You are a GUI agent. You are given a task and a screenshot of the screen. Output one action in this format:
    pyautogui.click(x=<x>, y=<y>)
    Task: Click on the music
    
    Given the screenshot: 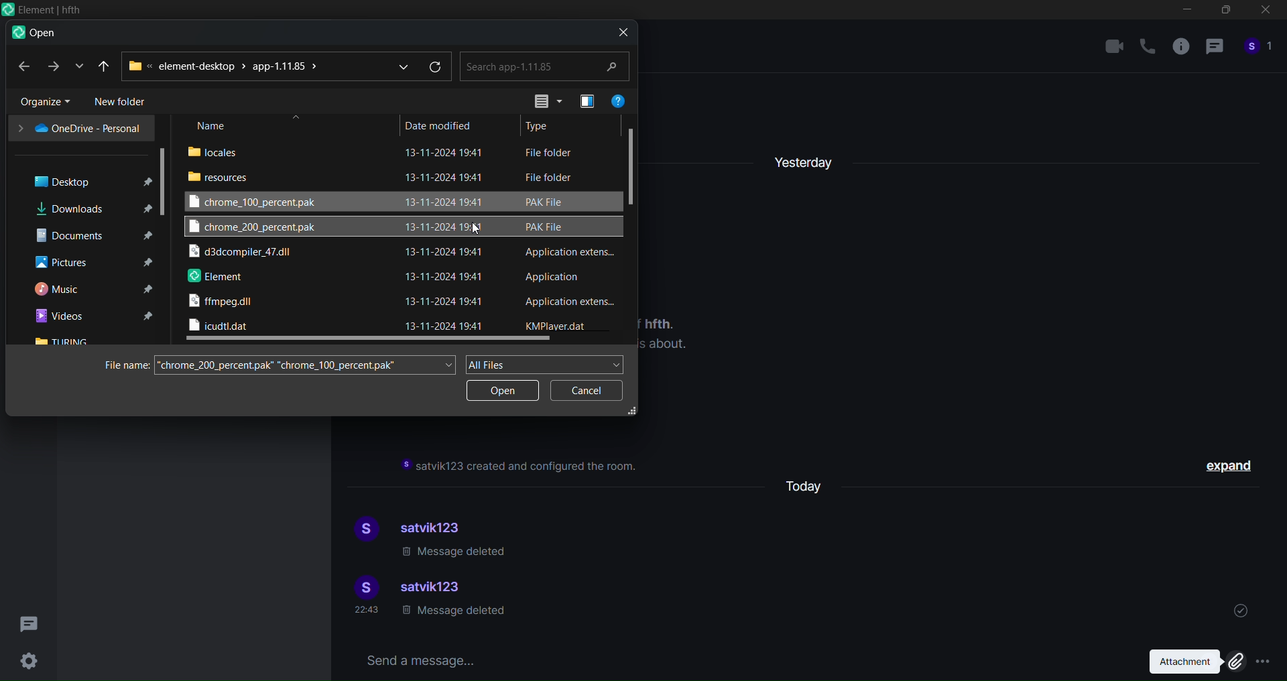 What is the action you would take?
    pyautogui.click(x=90, y=290)
    